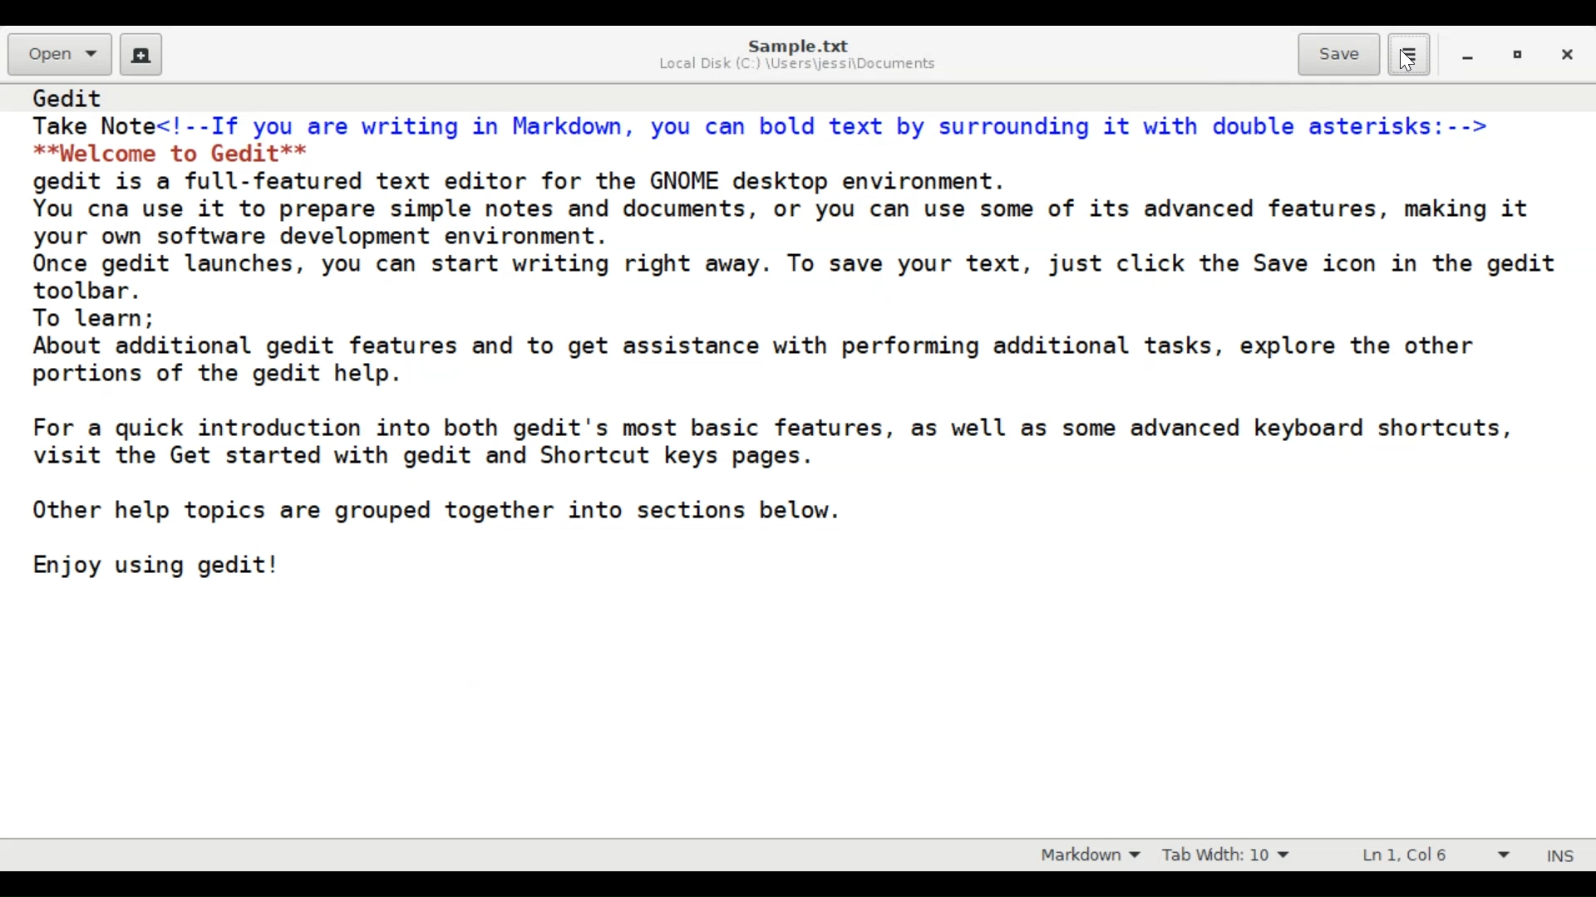 The image size is (1596, 897). I want to click on Application menu, so click(1408, 55).